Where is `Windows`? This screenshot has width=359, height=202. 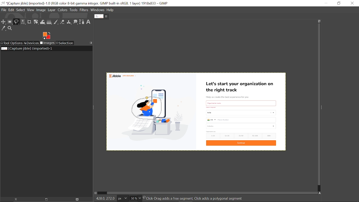 Windows is located at coordinates (98, 10).